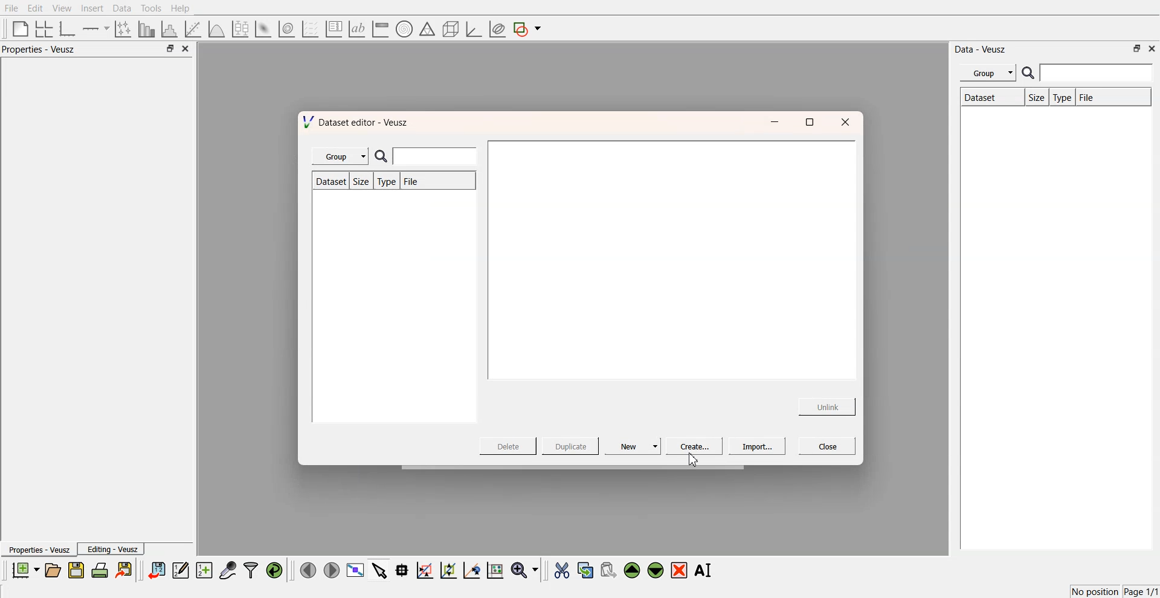 The height and width of the screenshot is (598, 1160). I want to click on File, so click(412, 183).